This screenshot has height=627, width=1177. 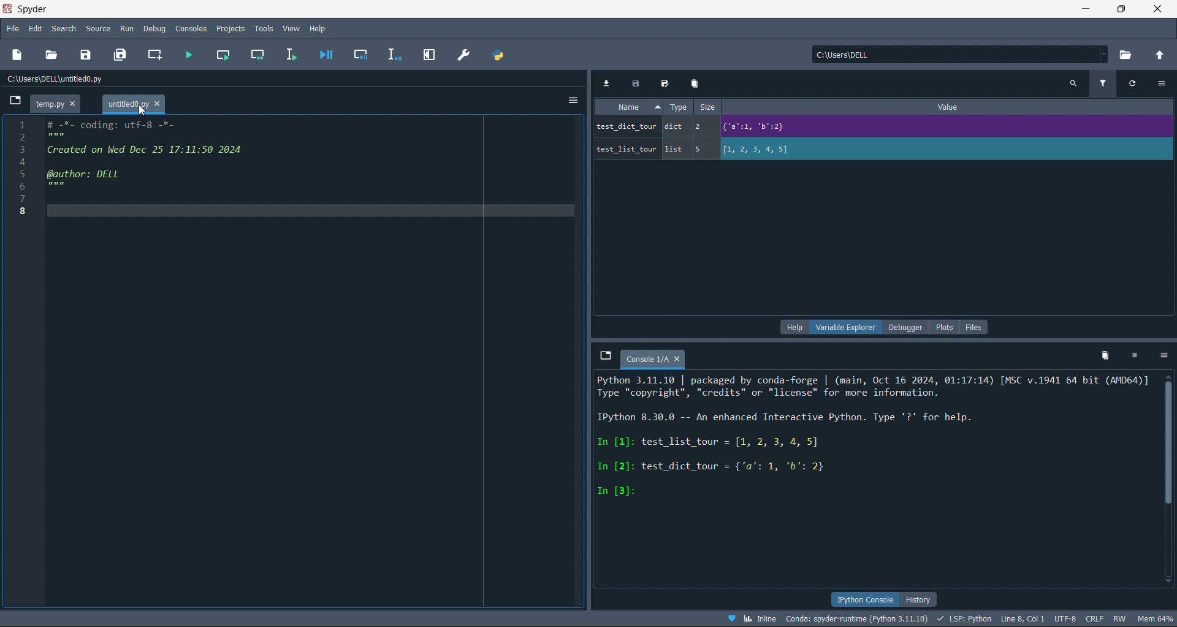 I want to click on change directory, so click(x=1159, y=56).